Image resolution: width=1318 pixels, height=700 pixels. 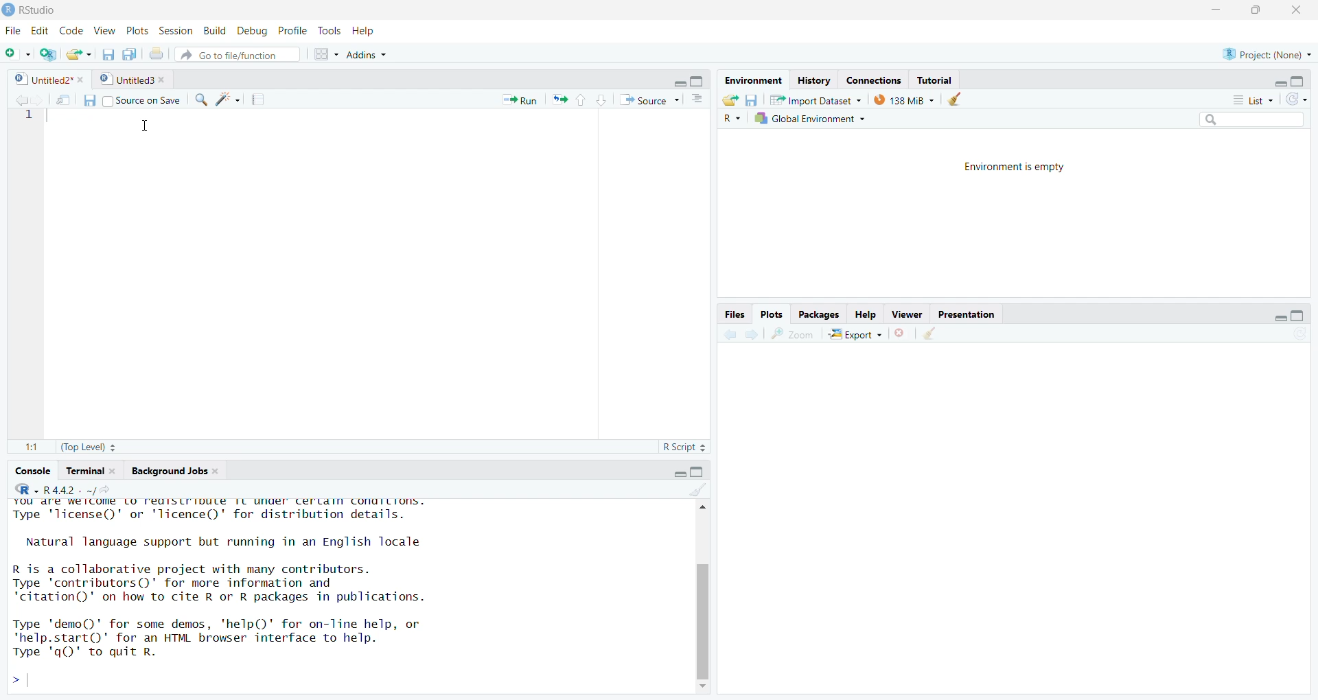 I want to click on New file, so click(x=15, y=50).